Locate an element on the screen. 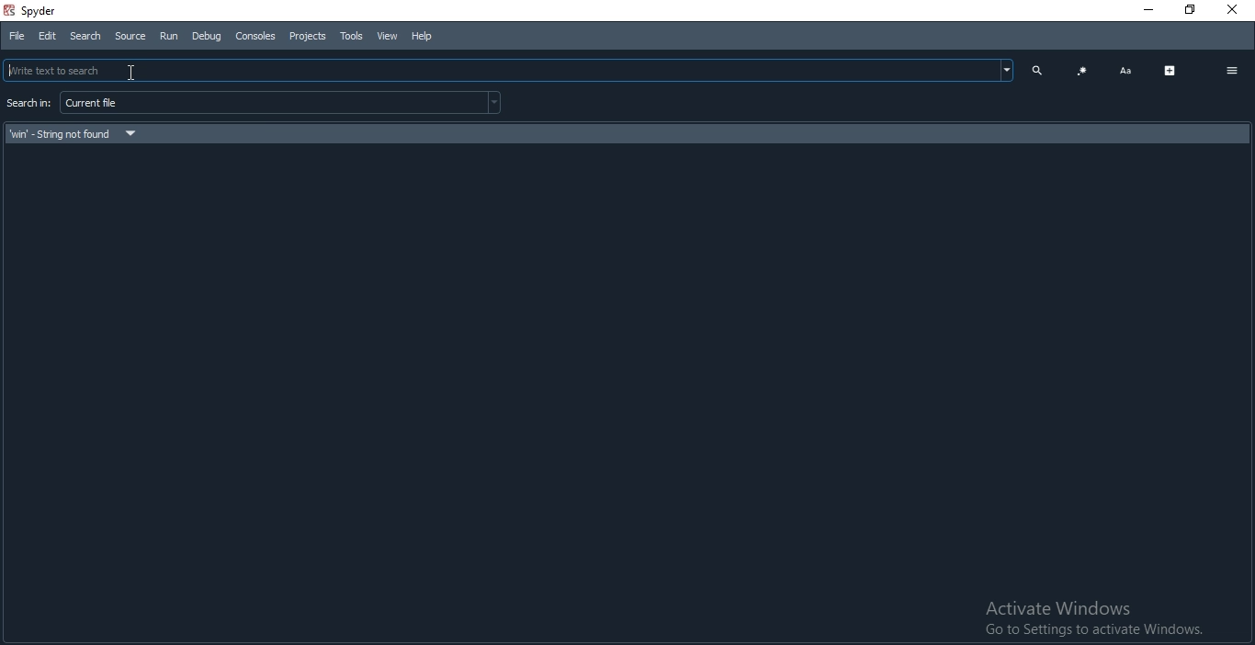 This screenshot has width=1255, height=645. Debug is located at coordinates (204, 36).